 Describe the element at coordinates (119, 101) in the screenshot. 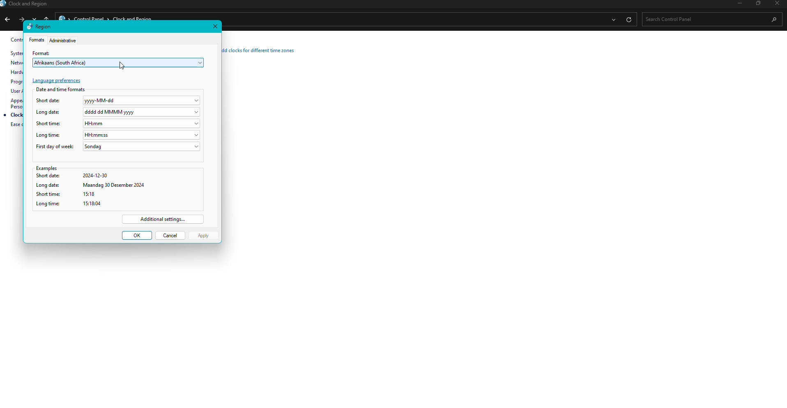

I see `Short date` at that location.